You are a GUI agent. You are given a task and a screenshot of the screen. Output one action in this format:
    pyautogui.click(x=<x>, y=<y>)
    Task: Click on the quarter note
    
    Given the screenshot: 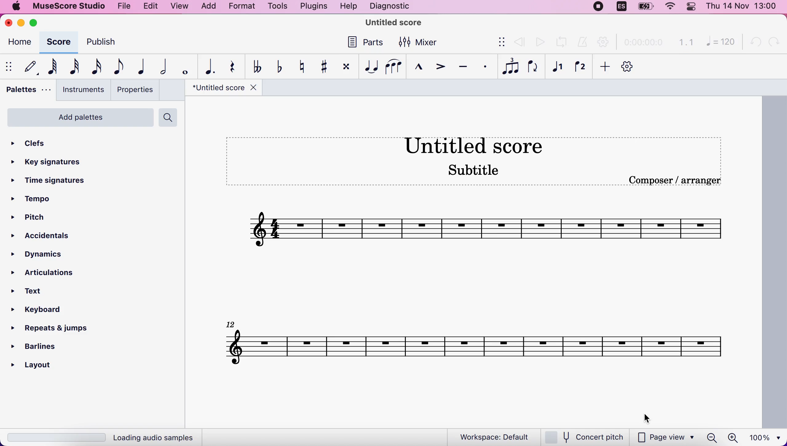 What is the action you would take?
    pyautogui.click(x=139, y=67)
    